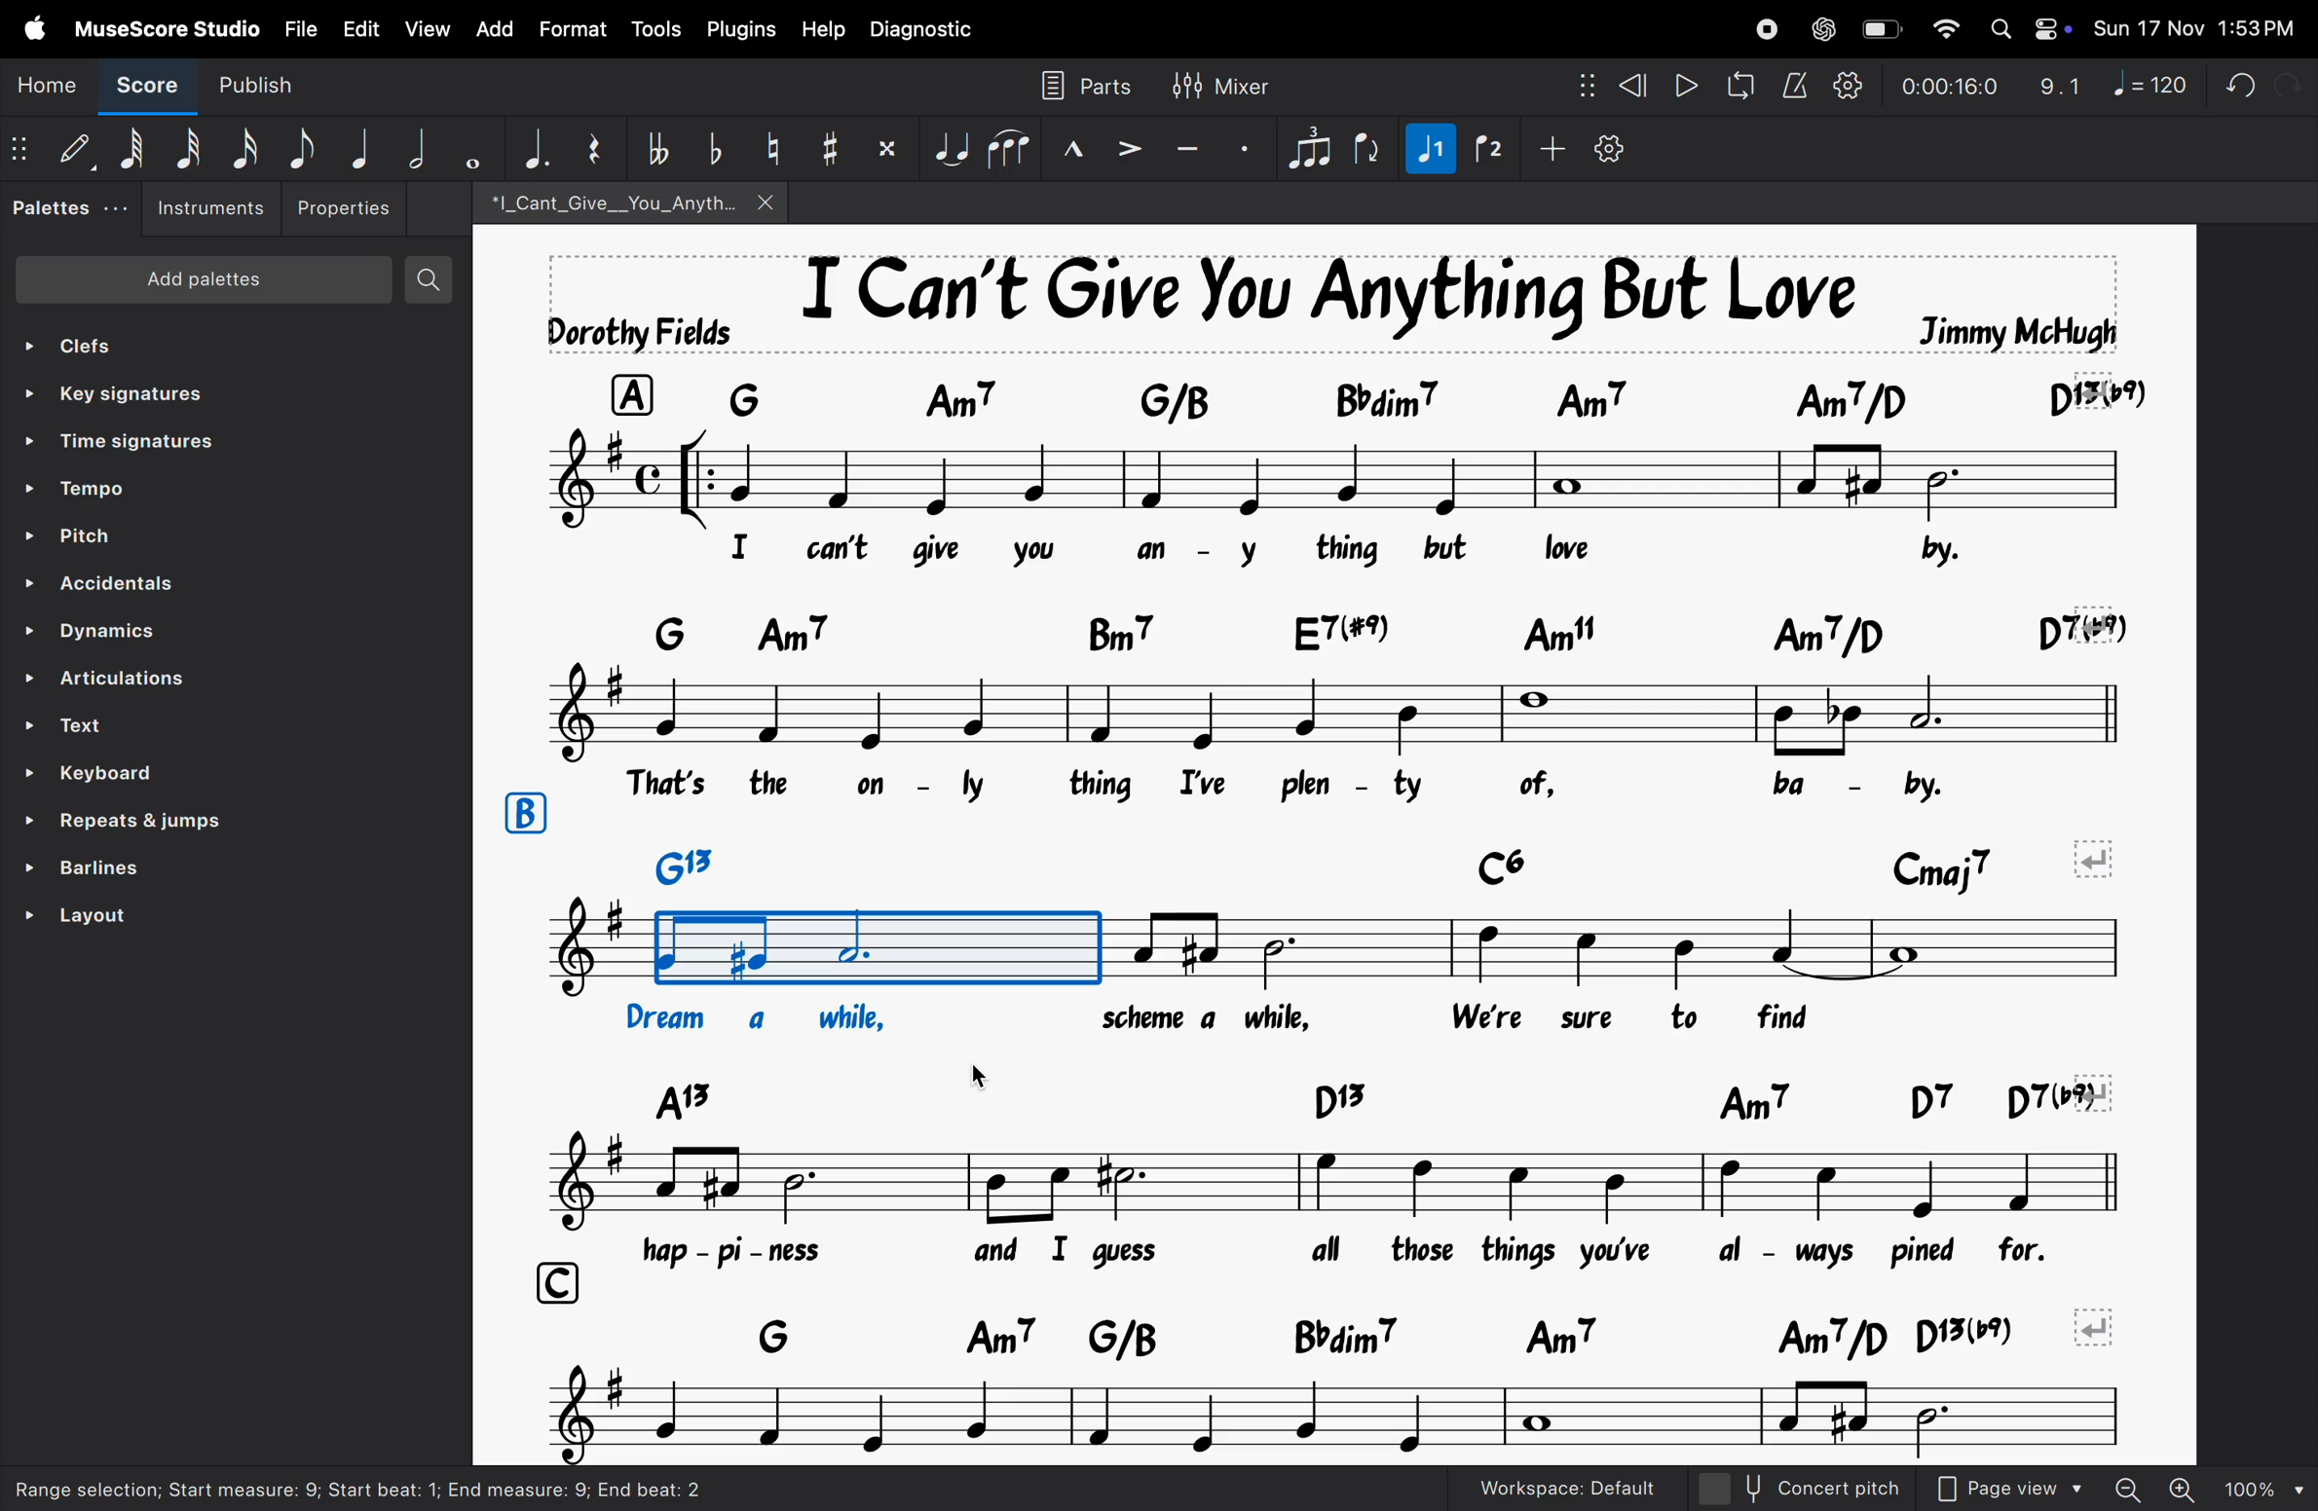 This screenshot has height=1511, width=2318. Describe the element at coordinates (37, 27) in the screenshot. I see `Apple menu` at that location.